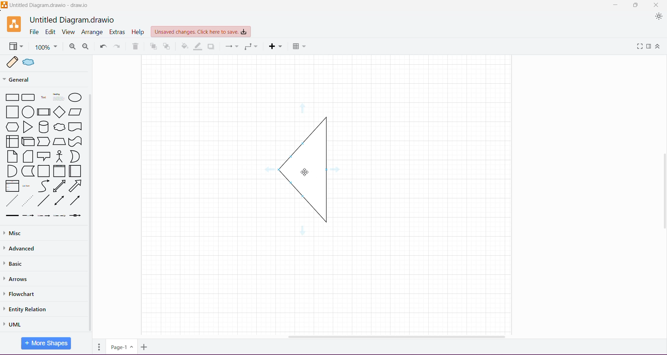 The height and width of the screenshot is (355, 667). I want to click on UML, so click(14, 323).